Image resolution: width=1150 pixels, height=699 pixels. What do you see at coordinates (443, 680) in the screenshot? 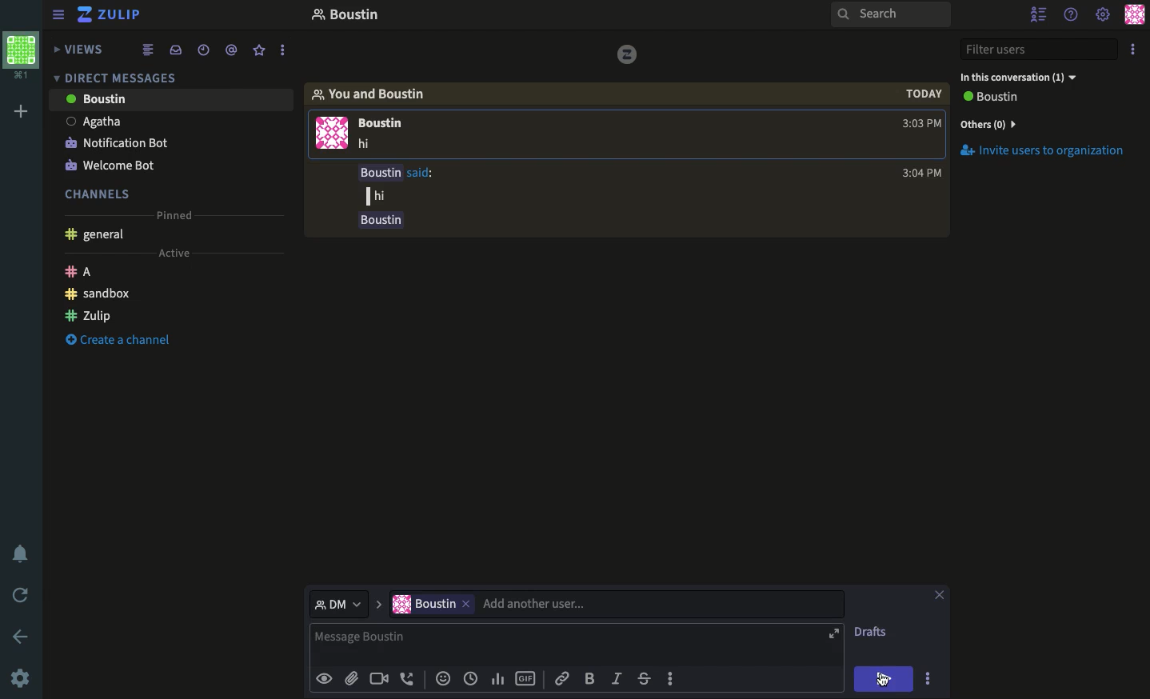
I see `Reaction` at bounding box center [443, 680].